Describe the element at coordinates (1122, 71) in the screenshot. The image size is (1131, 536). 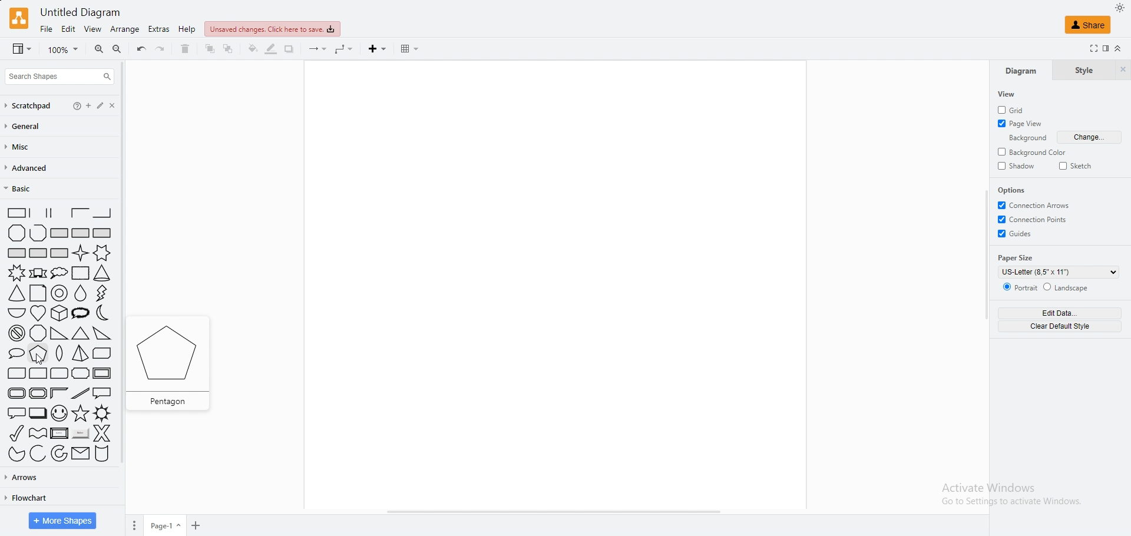
I see `hide` at that location.